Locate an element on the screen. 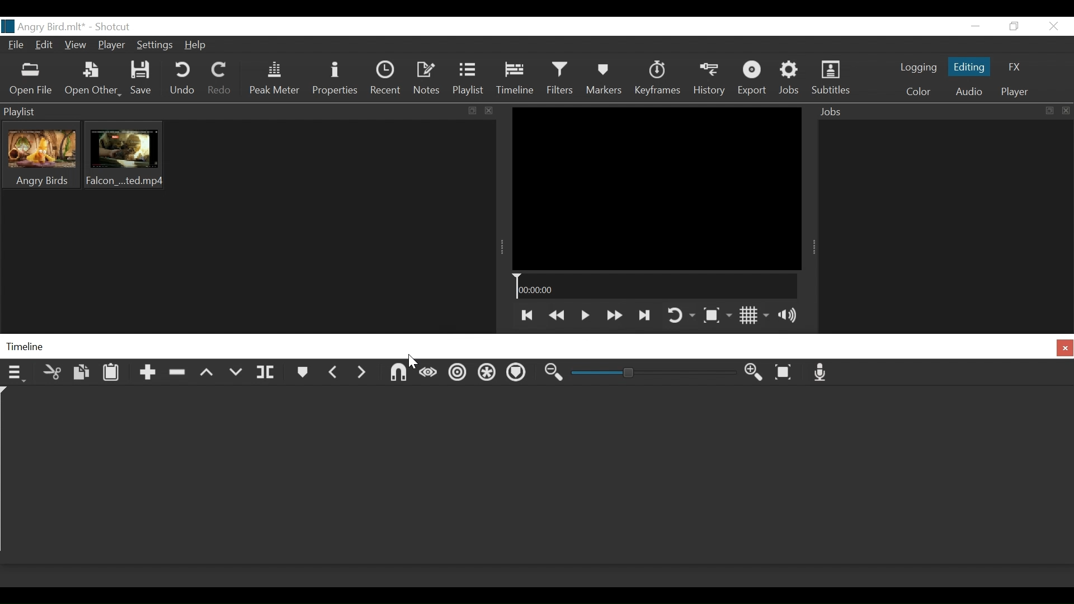  Export is located at coordinates (753, 78).